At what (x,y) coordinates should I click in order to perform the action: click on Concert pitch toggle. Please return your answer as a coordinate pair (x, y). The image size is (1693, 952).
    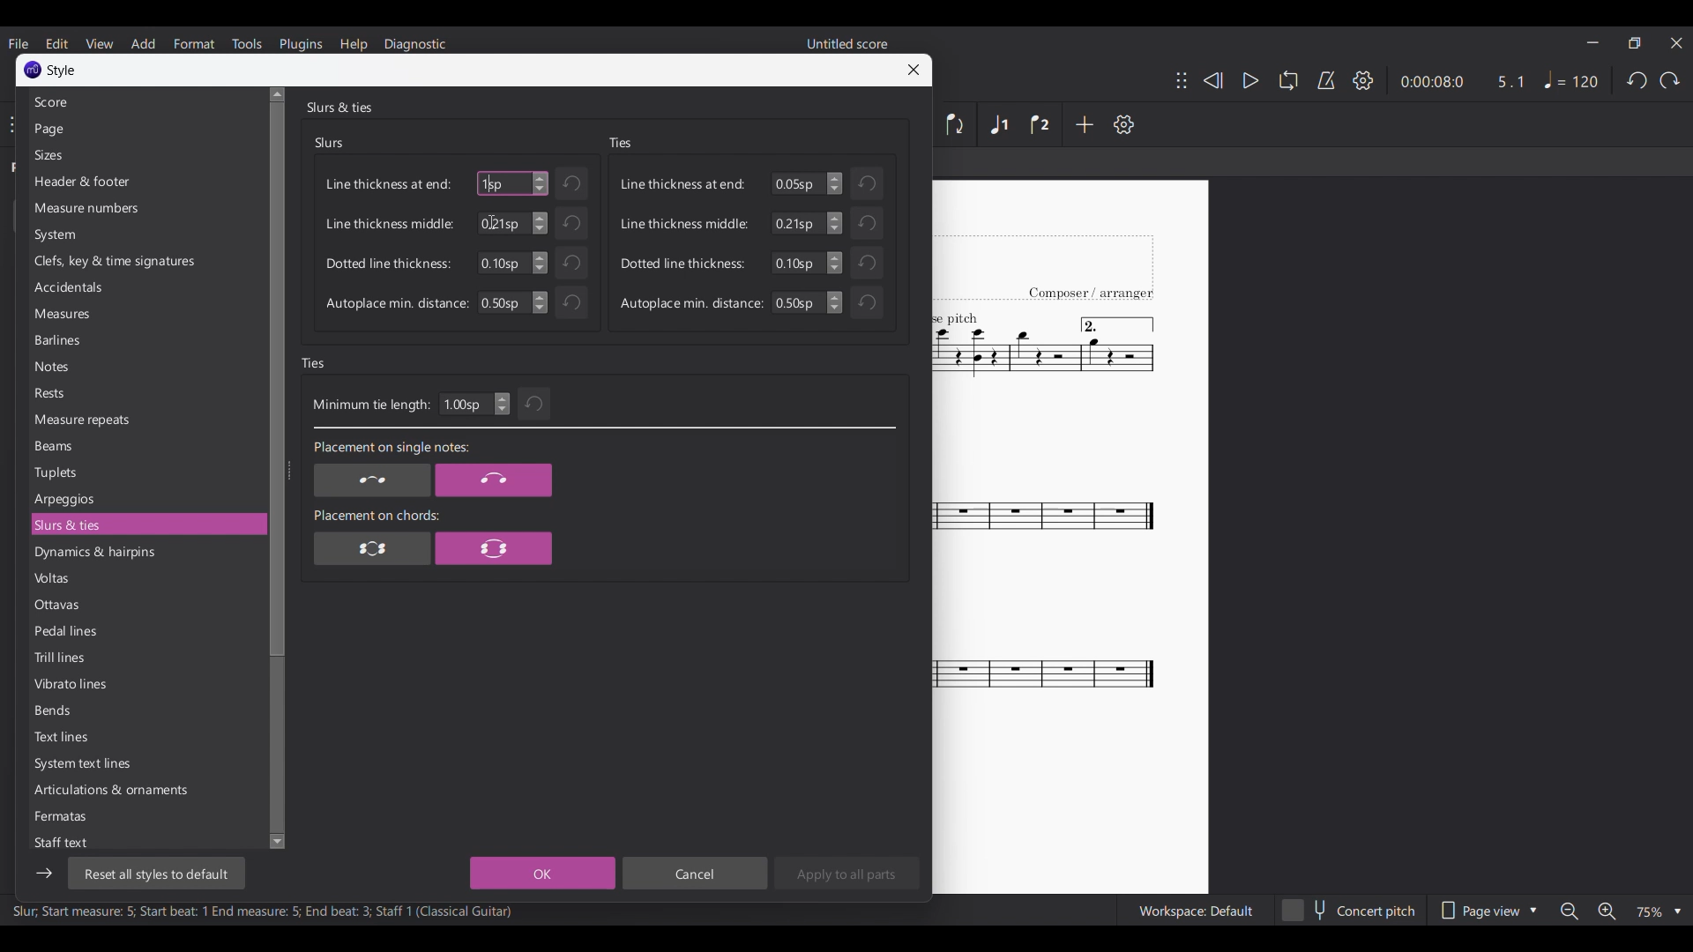
    Looking at the image, I should click on (1350, 910).